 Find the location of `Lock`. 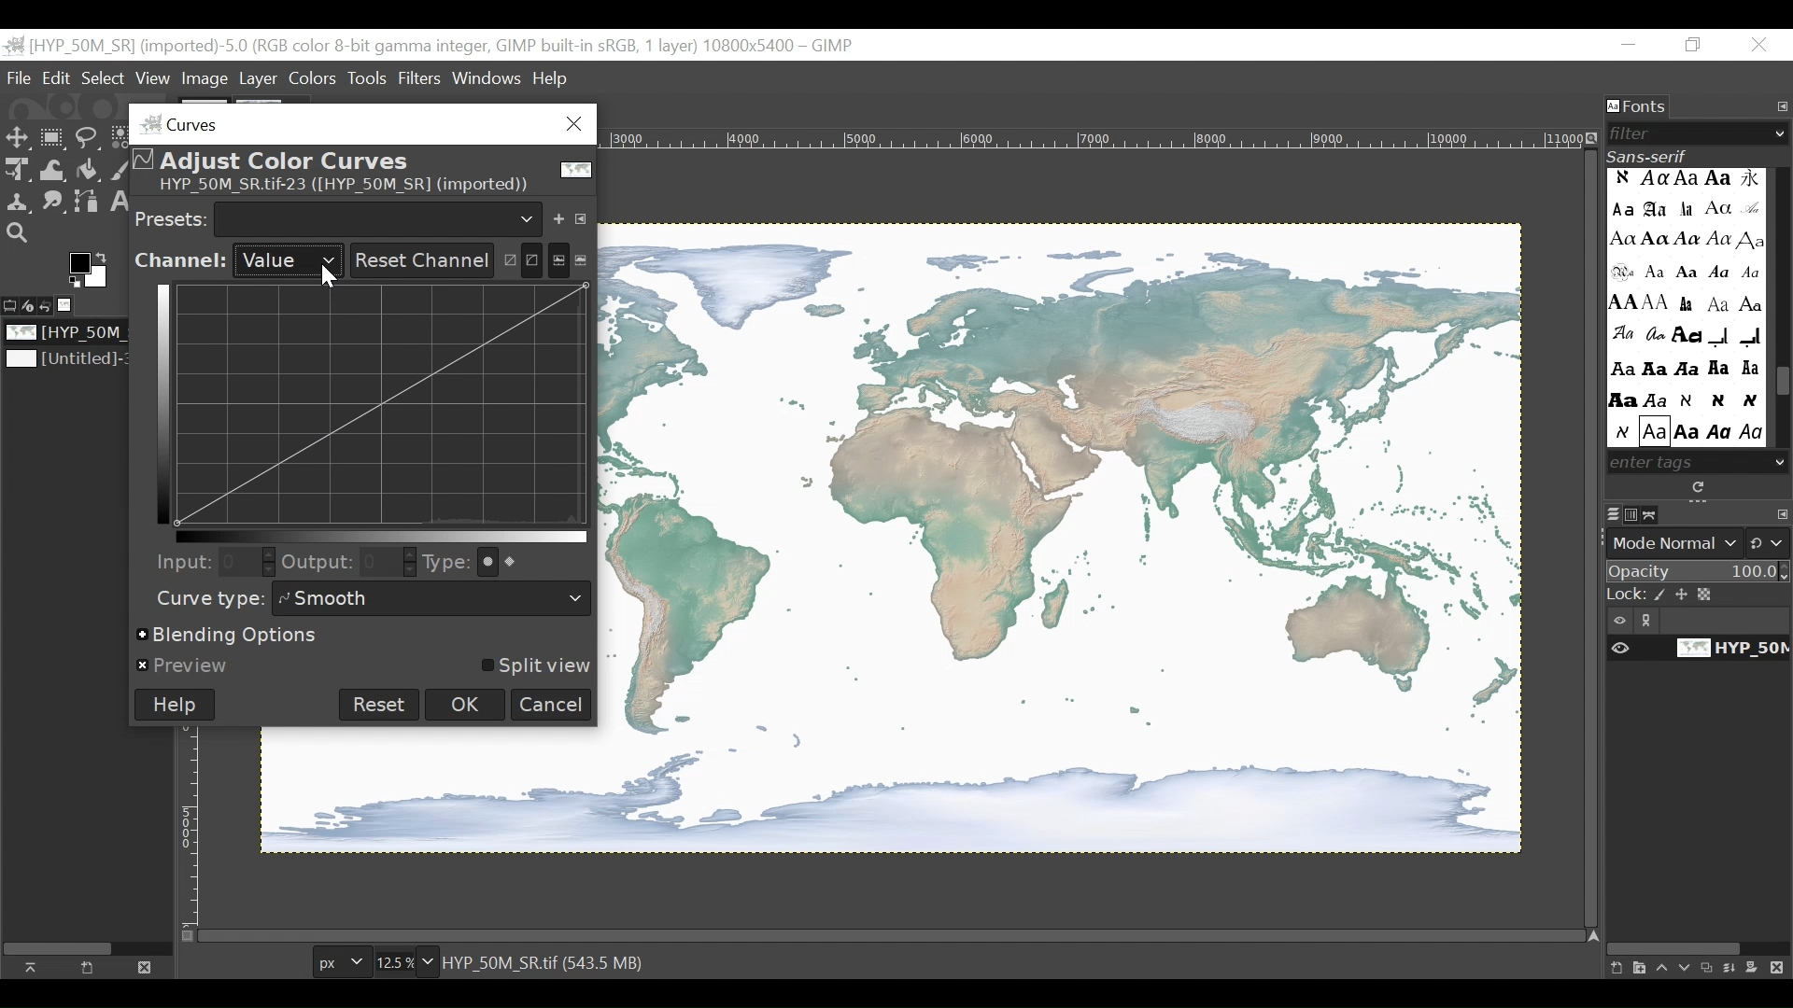

Lock is located at coordinates (1700, 595).